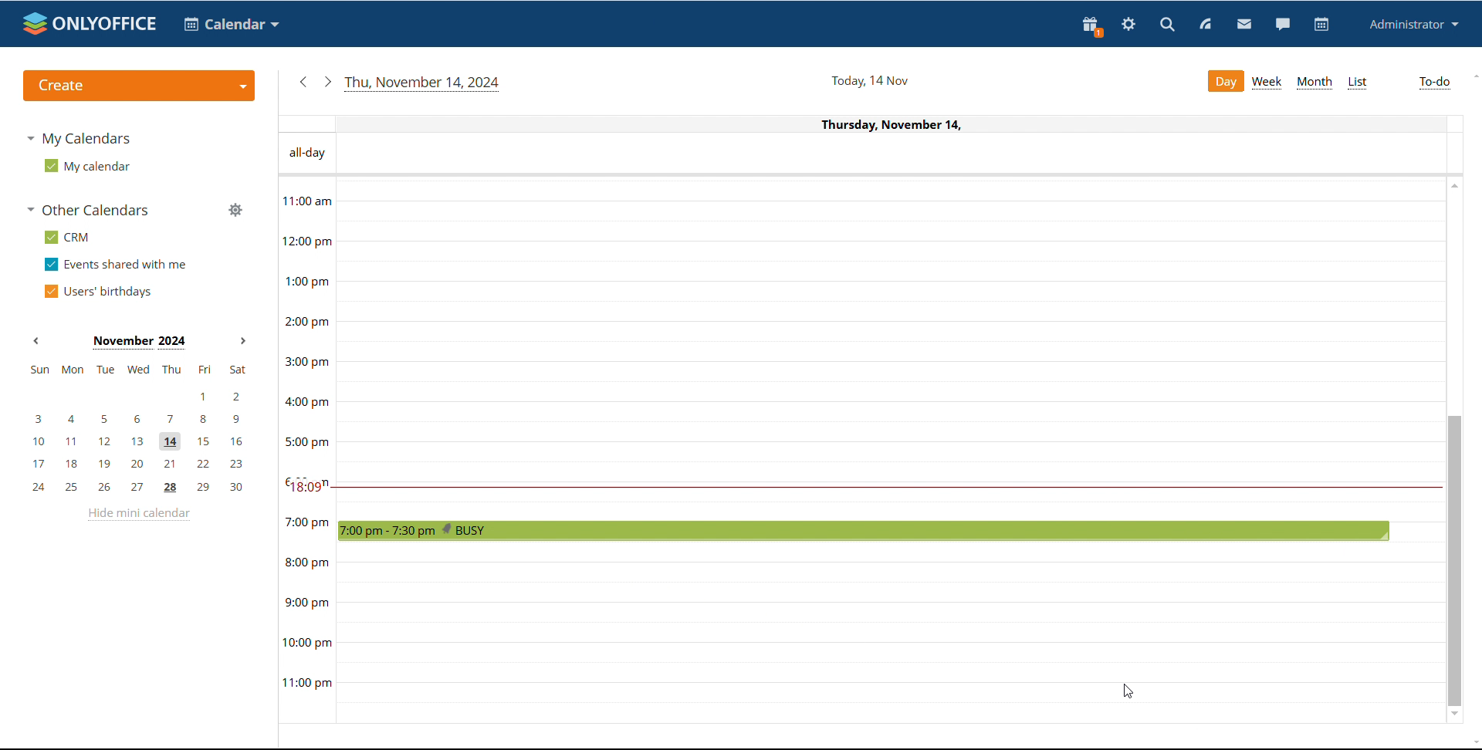 This screenshot has width=1482, height=750. Describe the element at coordinates (234, 209) in the screenshot. I see `manage` at that location.